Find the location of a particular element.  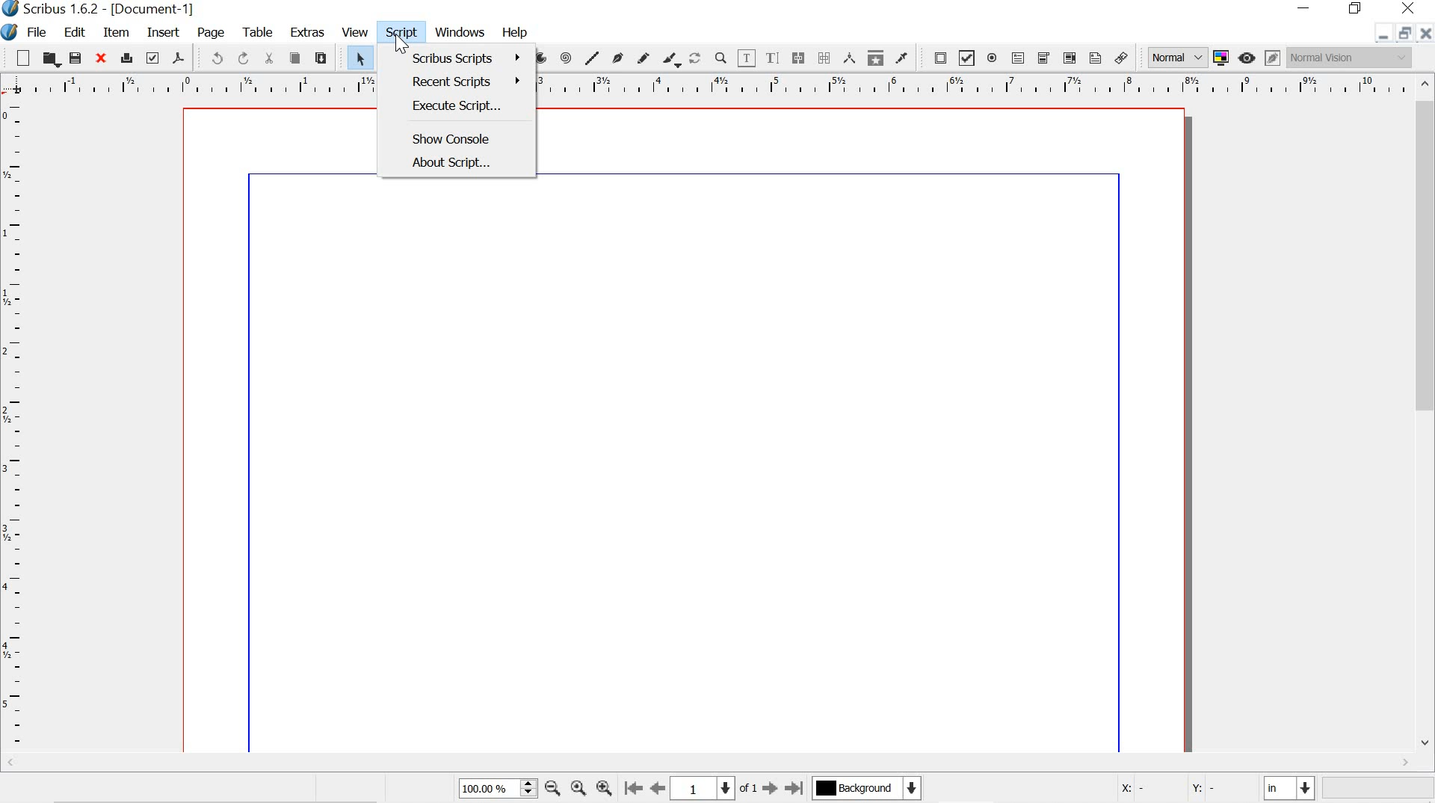

file is located at coordinates (38, 34).